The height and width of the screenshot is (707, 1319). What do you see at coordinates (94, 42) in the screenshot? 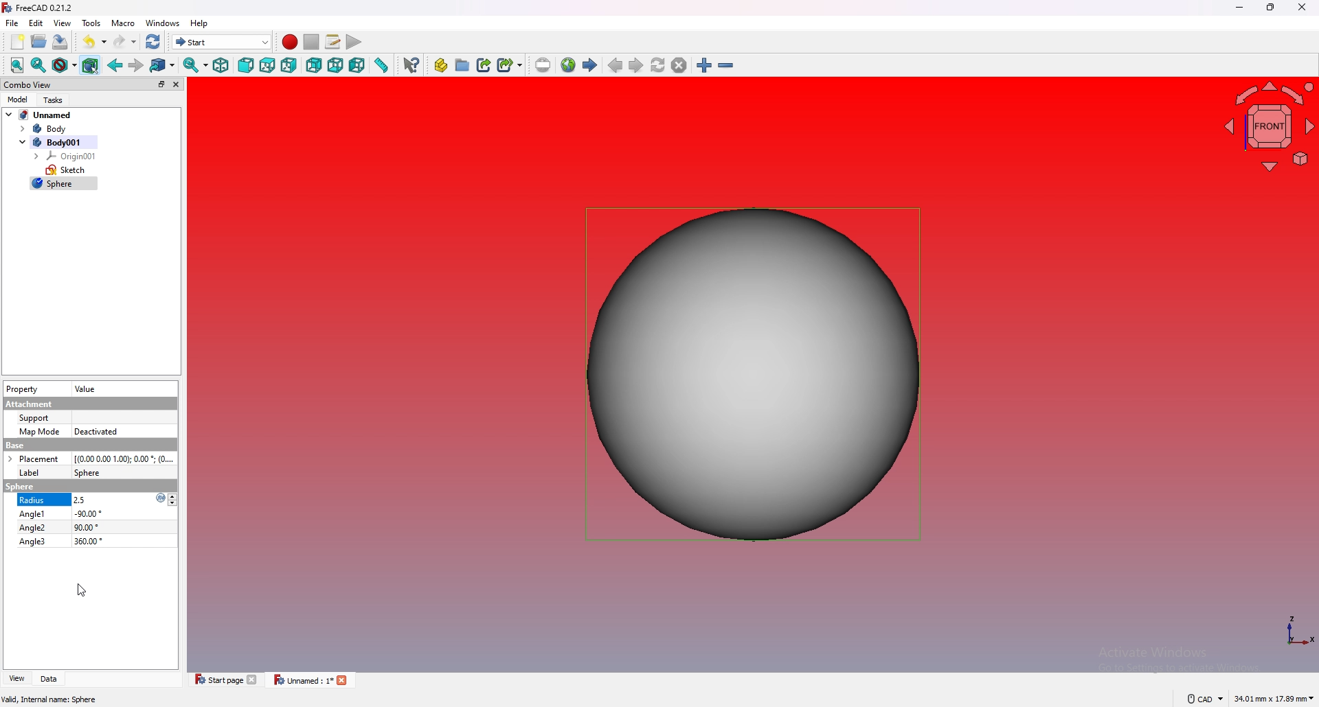
I see `undo` at bounding box center [94, 42].